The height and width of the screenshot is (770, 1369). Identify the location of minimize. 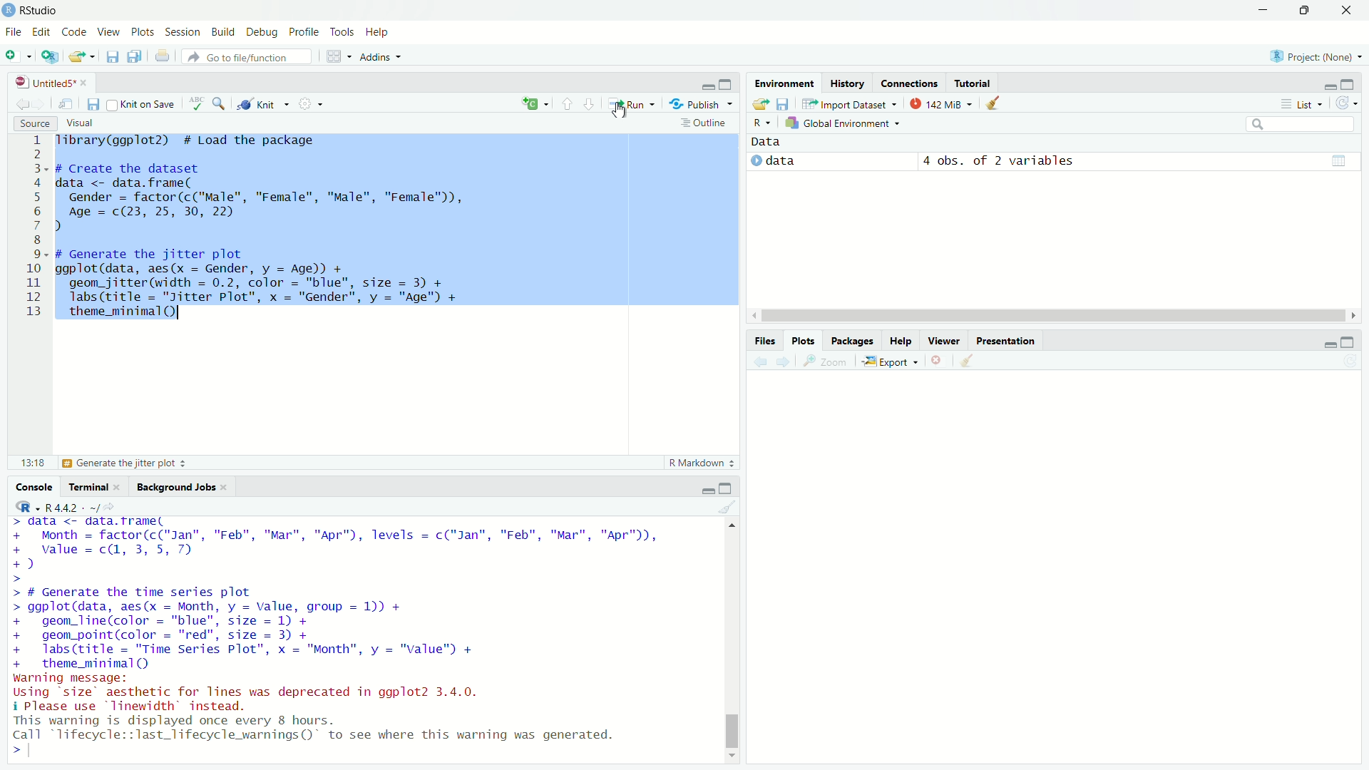
(1324, 342).